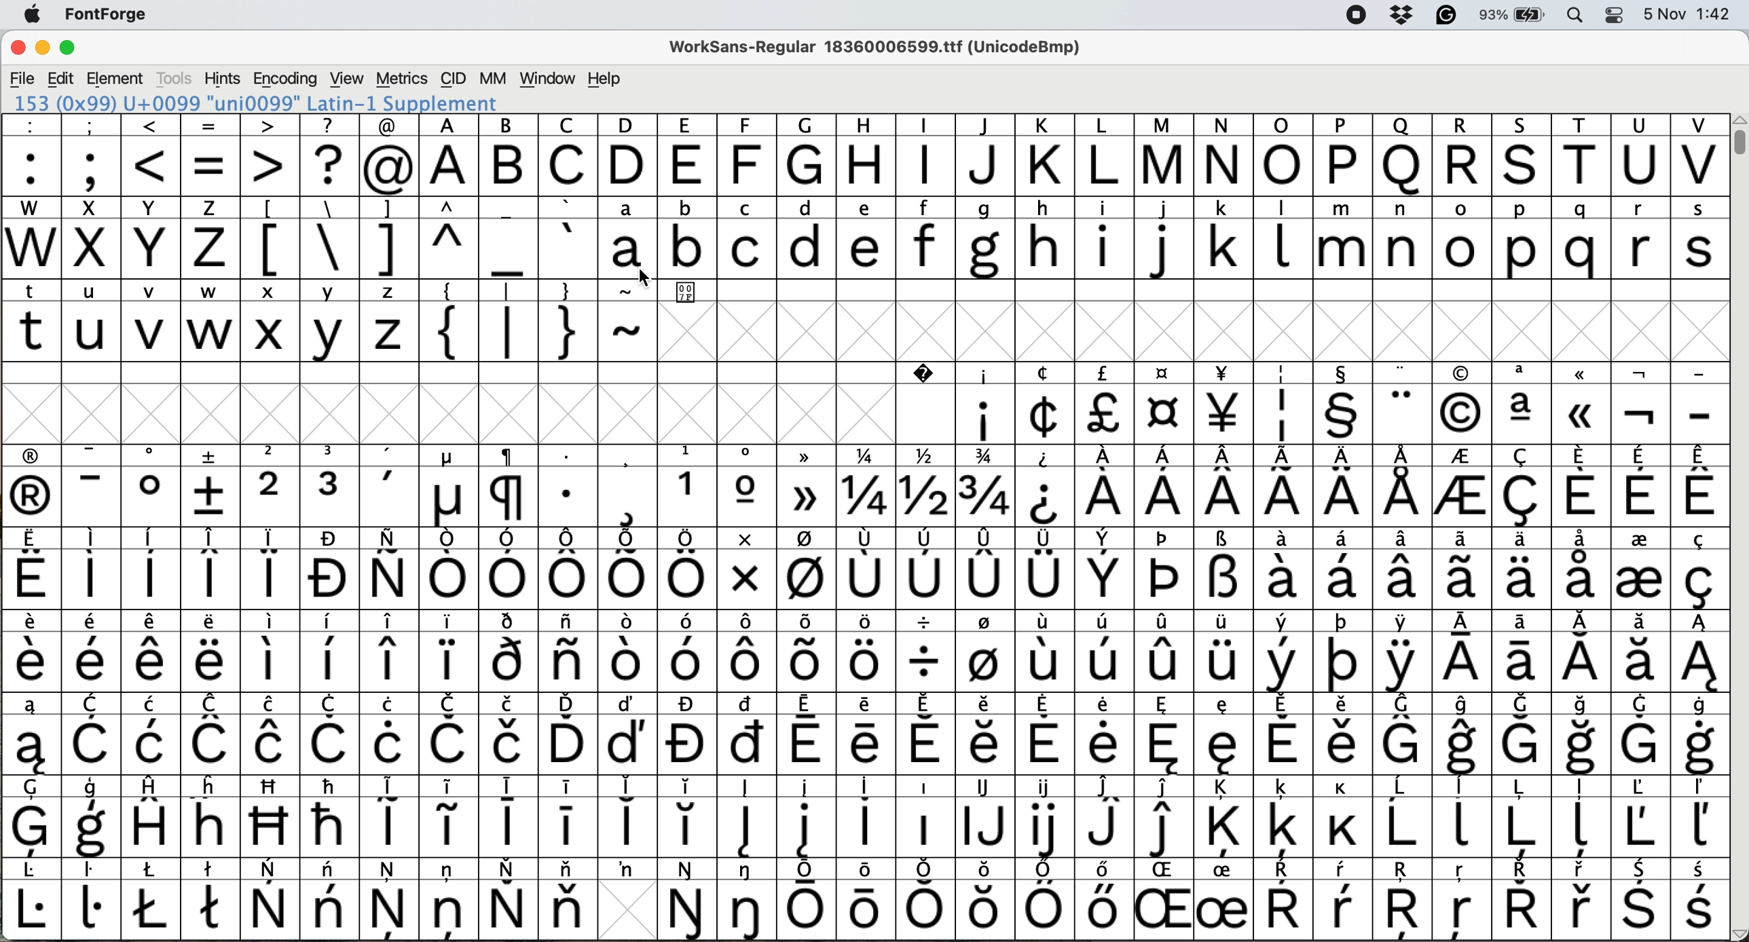  I want to click on symbol, so click(332, 485).